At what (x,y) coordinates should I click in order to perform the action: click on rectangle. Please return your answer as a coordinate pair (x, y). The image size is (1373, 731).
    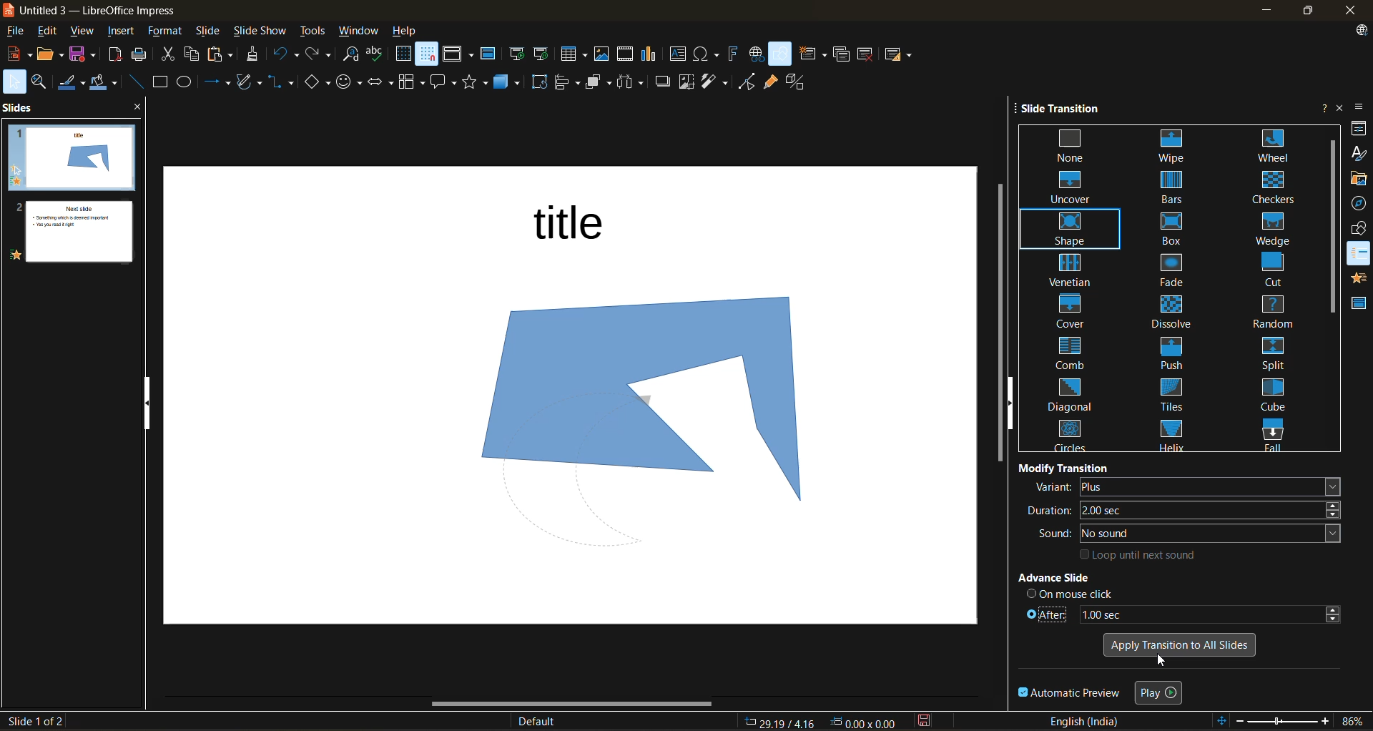
    Looking at the image, I should click on (161, 82).